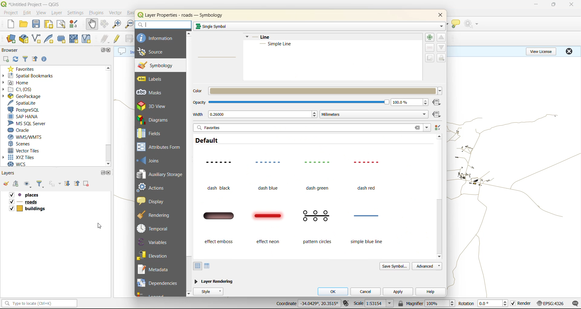 This screenshot has width=581, height=309. I want to click on roads, so click(26, 202).